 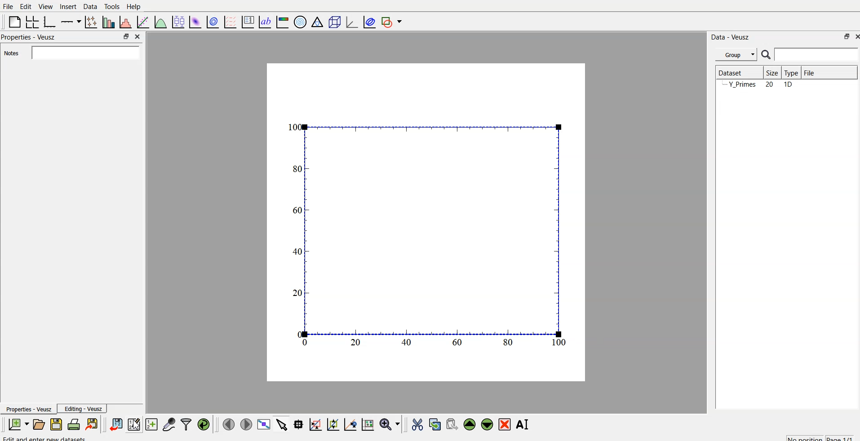 I want to click on select items from graph, so click(x=283, y=424).